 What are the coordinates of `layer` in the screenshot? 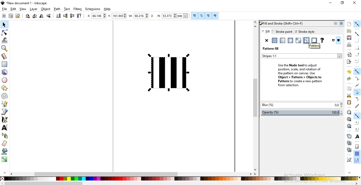 It's located at (34, 9).